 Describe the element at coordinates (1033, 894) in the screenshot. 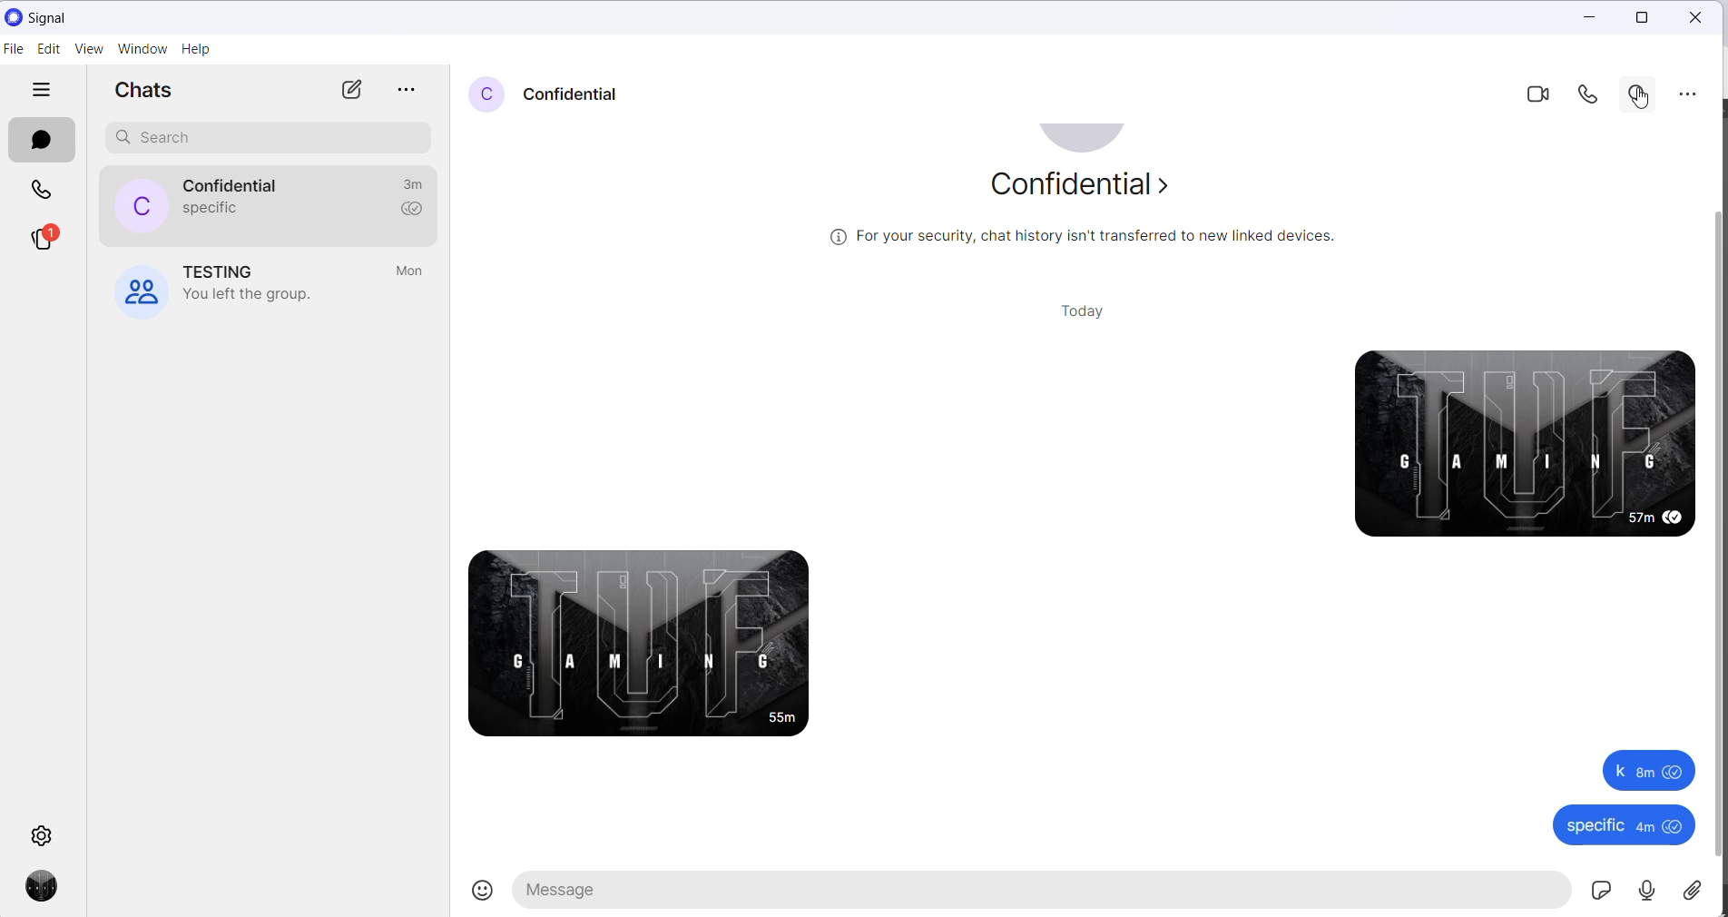

I see `message text area` at that location.